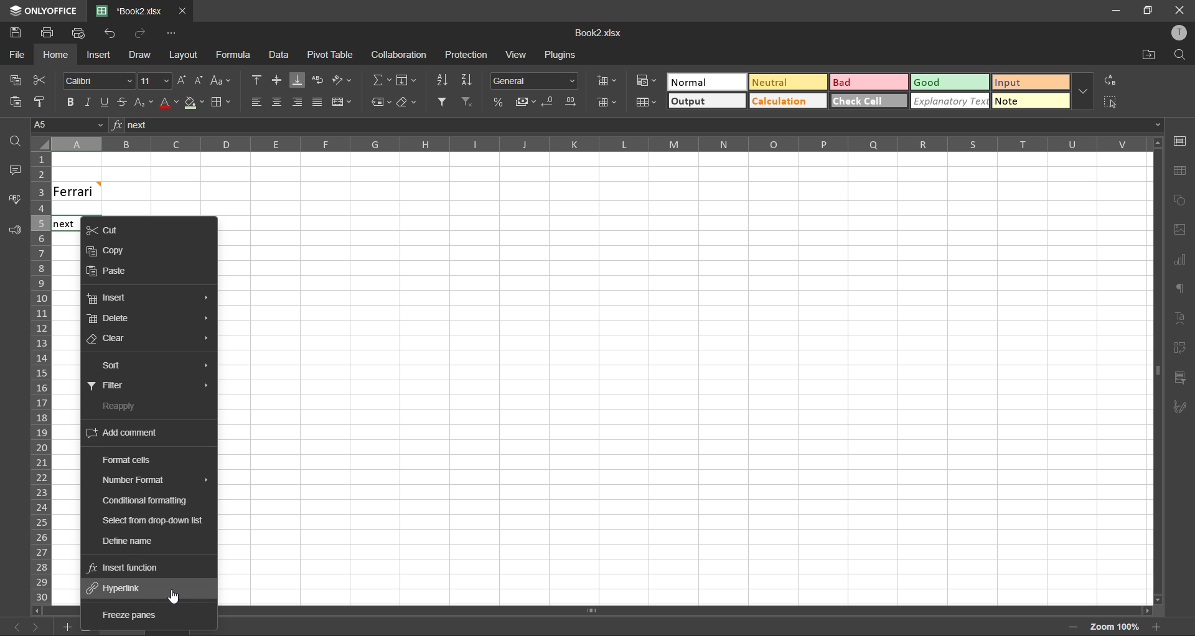  Describe the element at coordinates (68, 124) in the screenshot. I see `cell address` at that location.